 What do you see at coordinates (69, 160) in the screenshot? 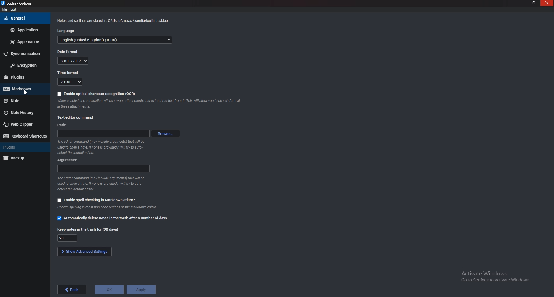
I see `Arguments` at bounding box center [69, 160].